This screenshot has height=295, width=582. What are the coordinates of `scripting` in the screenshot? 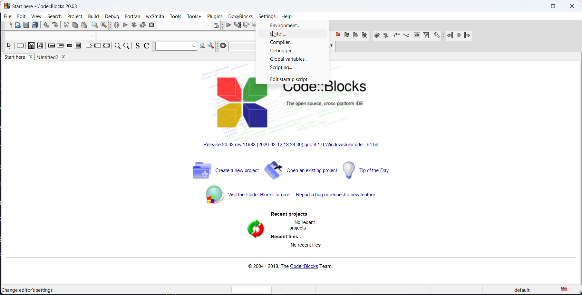 It's located at (293, 68).